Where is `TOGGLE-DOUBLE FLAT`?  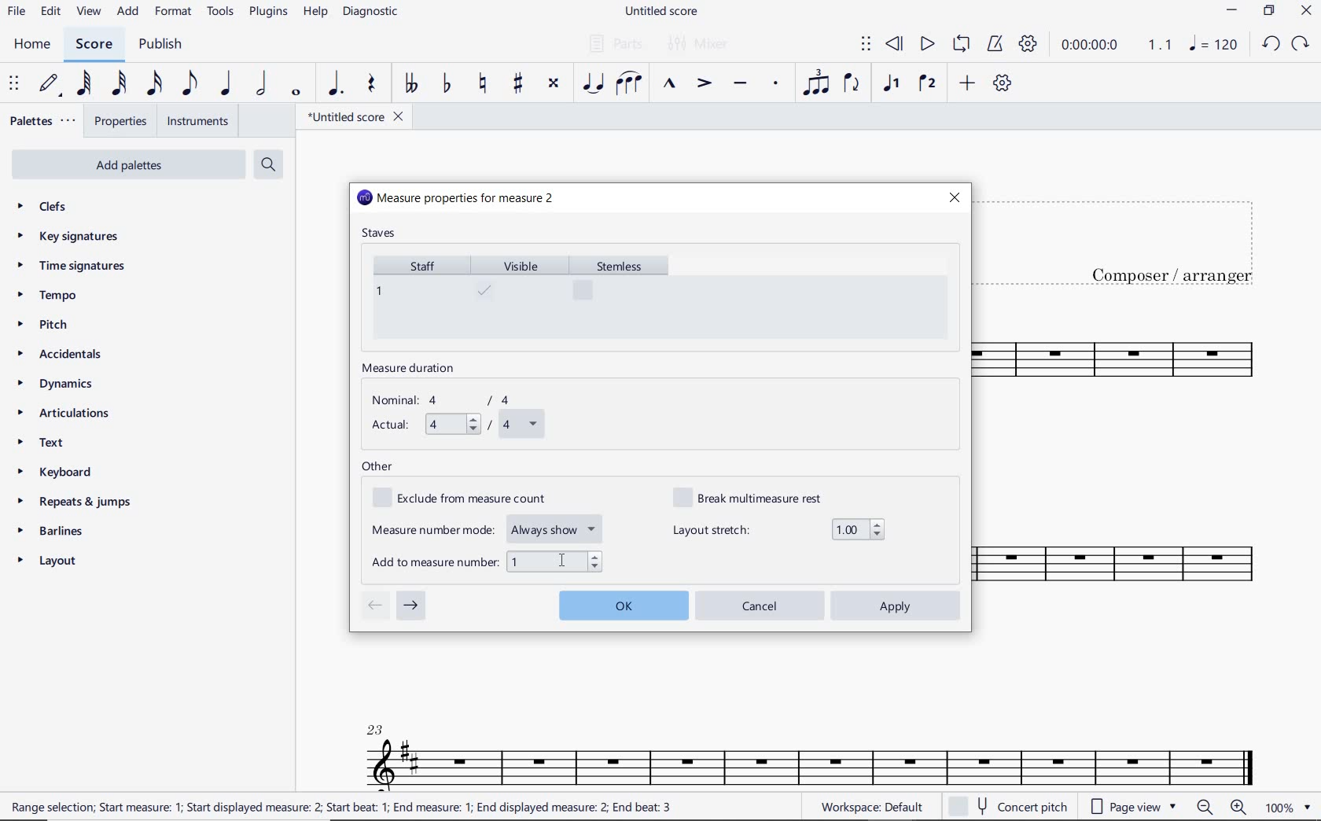 TOGGLE-DOUBLE FLAT is located at coordinates (410, 83).